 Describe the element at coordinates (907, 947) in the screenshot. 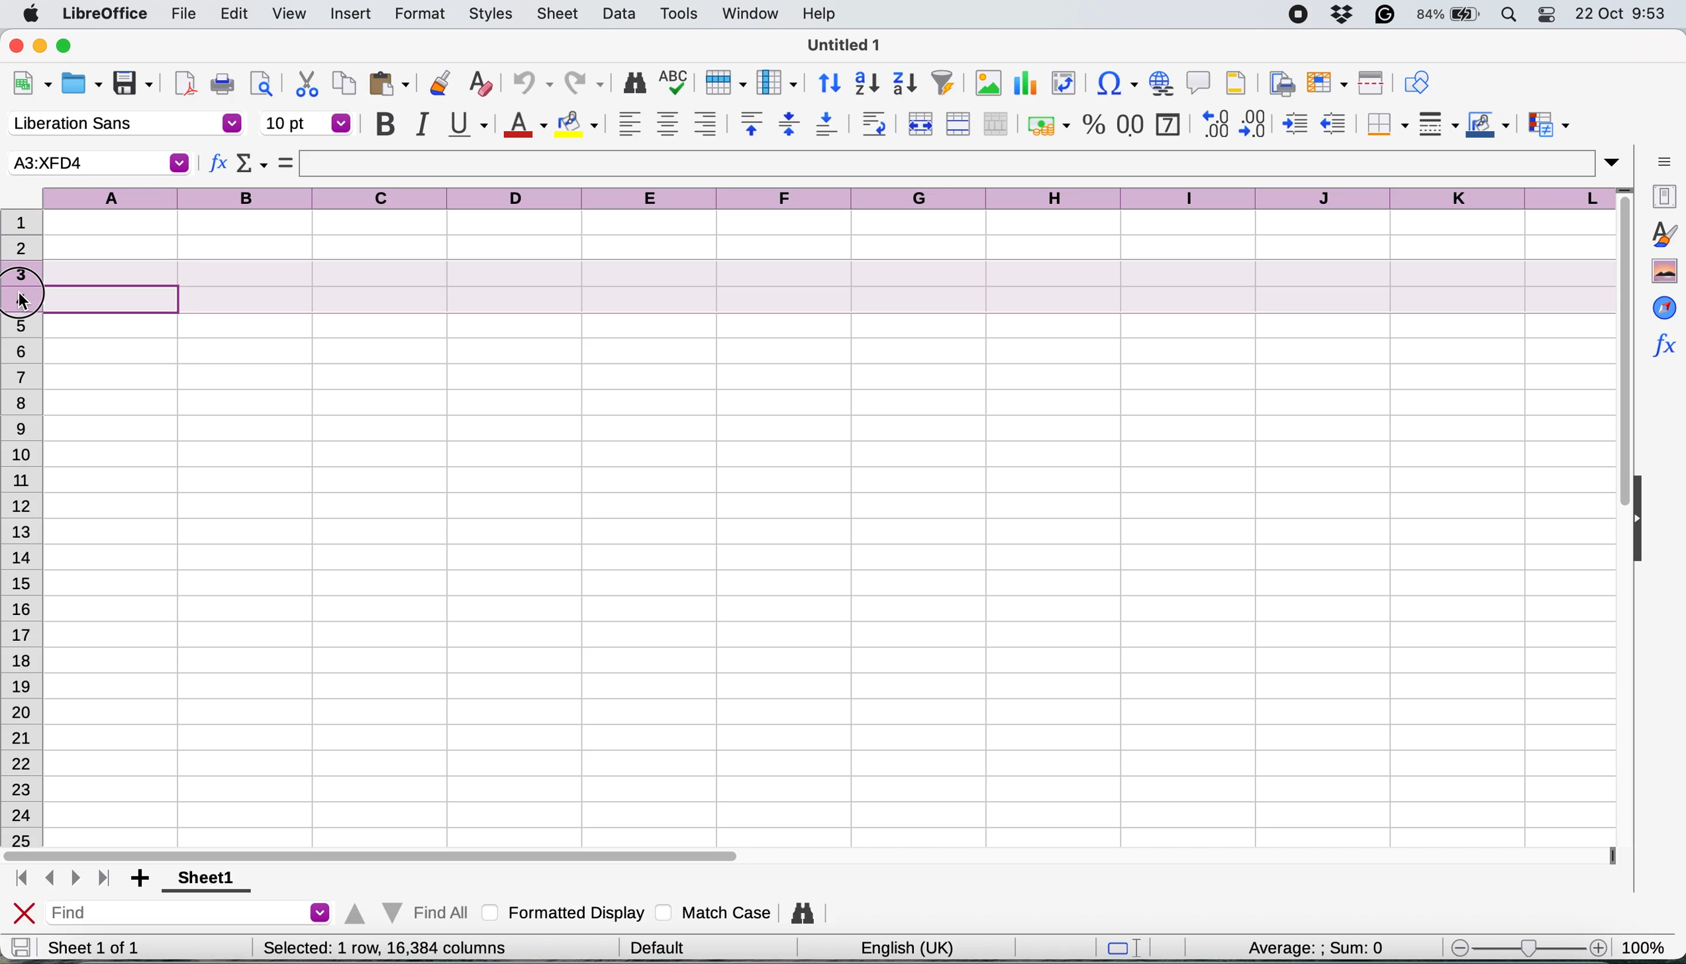

I see `english uk` at that location.